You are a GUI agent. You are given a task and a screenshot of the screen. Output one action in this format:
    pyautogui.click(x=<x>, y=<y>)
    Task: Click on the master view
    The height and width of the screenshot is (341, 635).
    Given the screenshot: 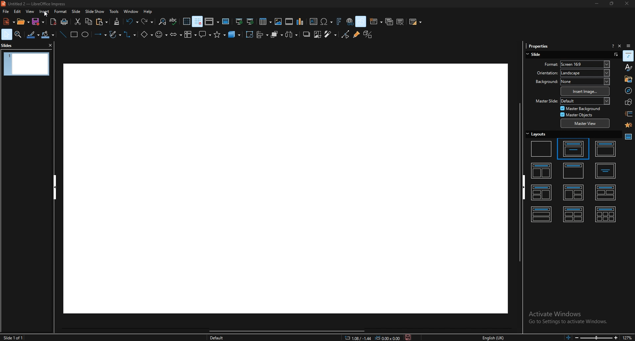 What is the action you would take?
    pyautogui.click(x=585, y=123)
    